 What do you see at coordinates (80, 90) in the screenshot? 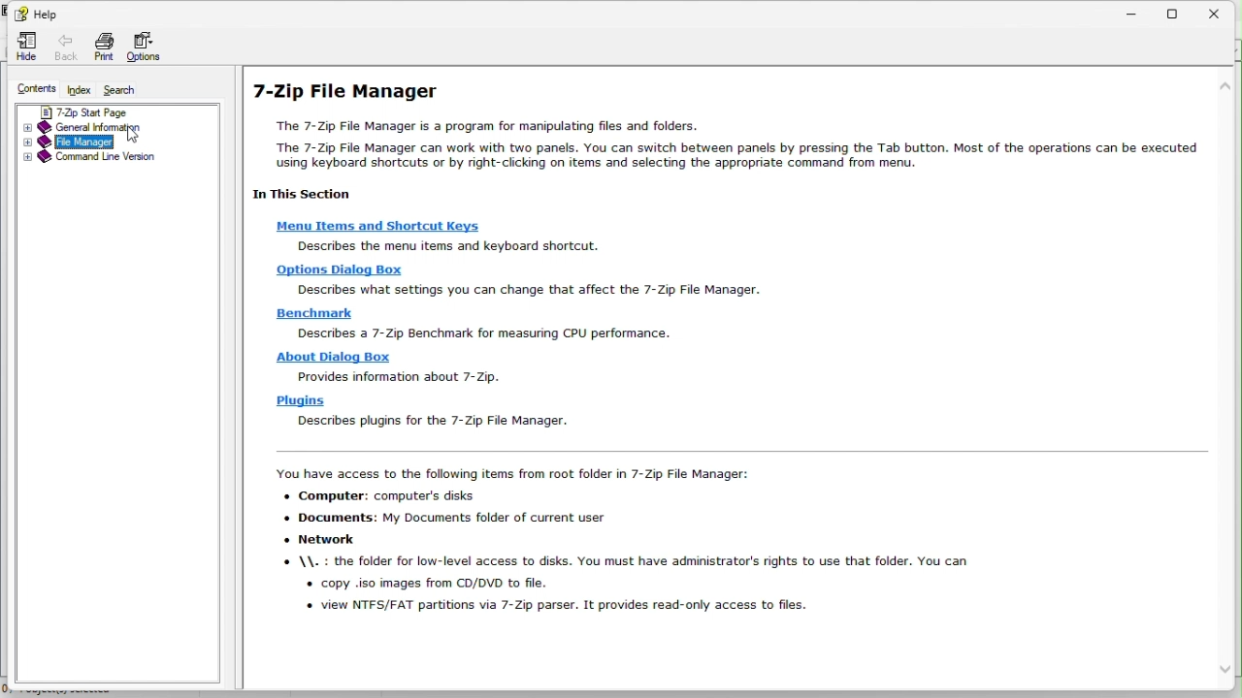
I see `index` at bounding box center [80, 90].